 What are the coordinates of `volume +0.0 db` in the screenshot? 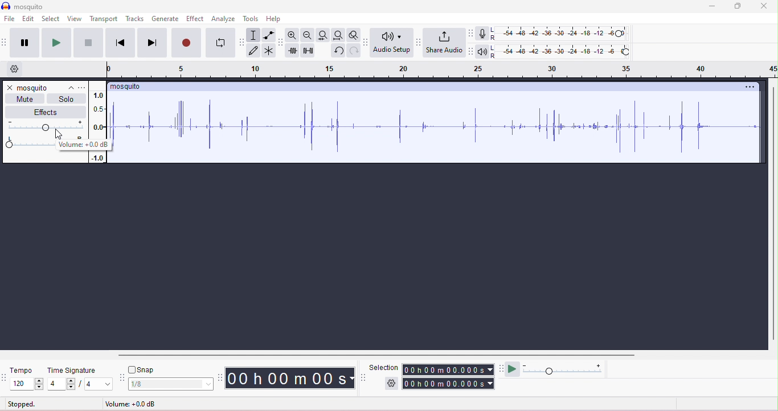 It's located at (83, 145).